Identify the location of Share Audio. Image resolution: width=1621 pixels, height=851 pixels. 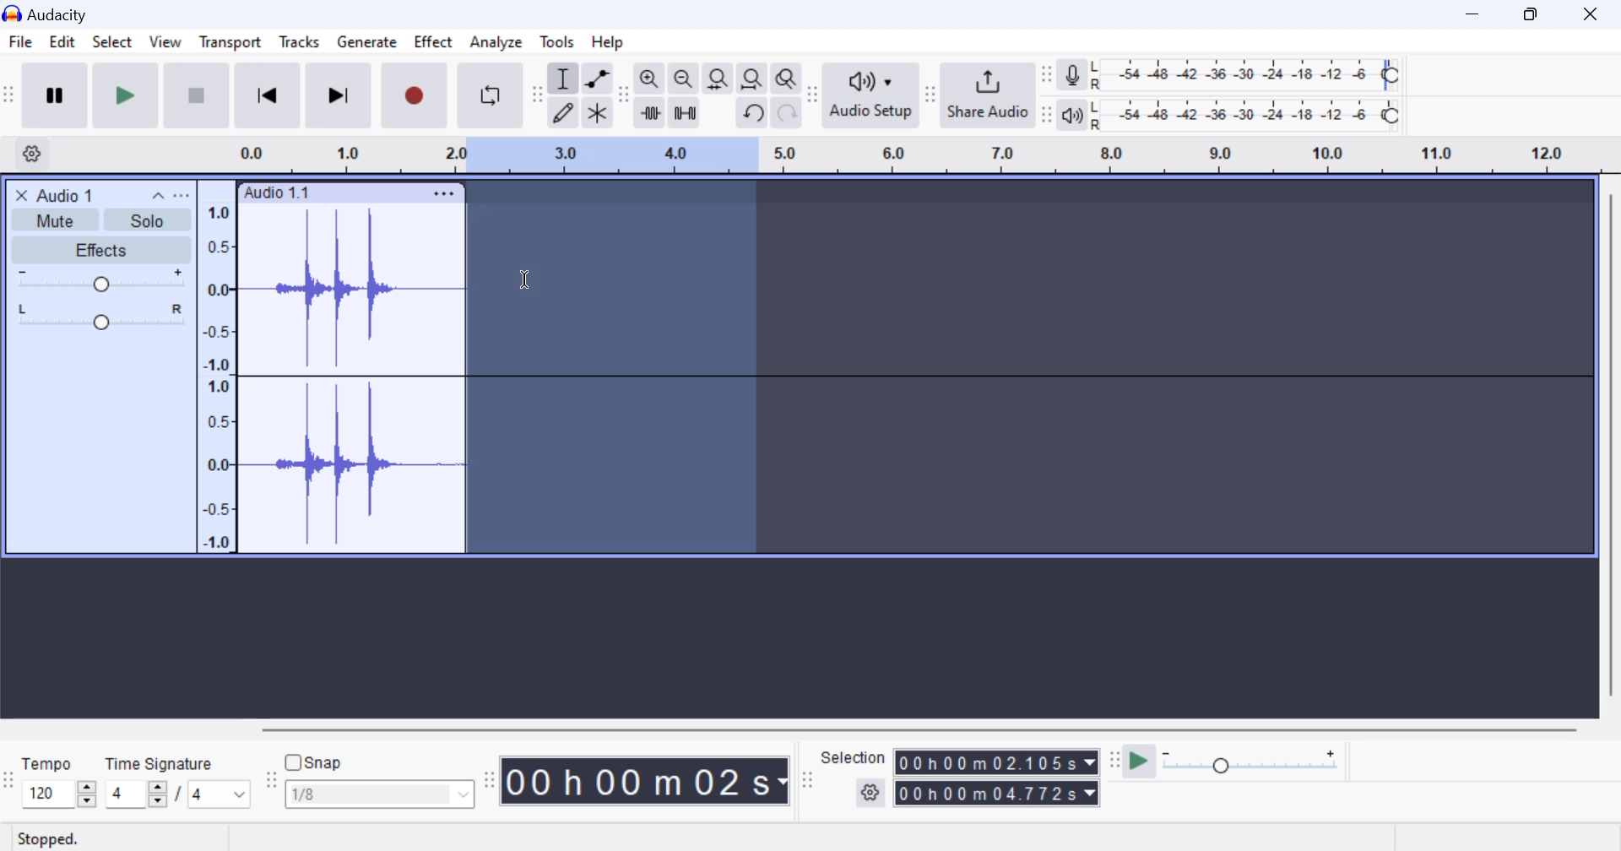
(987, 95).